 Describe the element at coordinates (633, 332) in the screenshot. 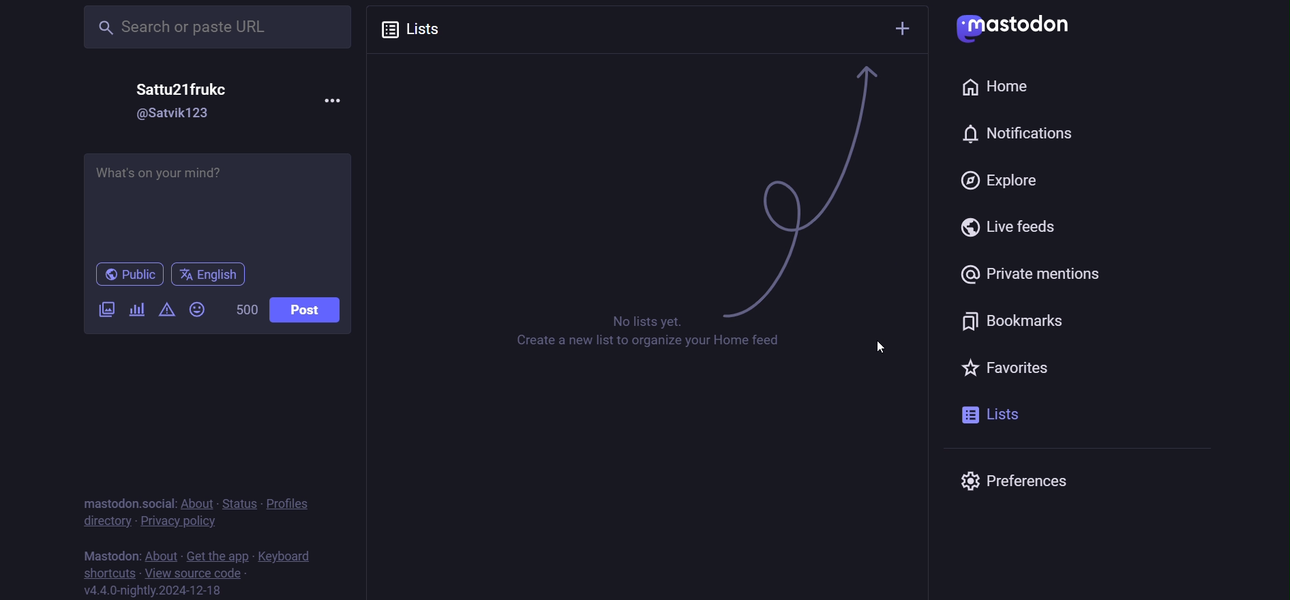

I see `instruction` at that location.